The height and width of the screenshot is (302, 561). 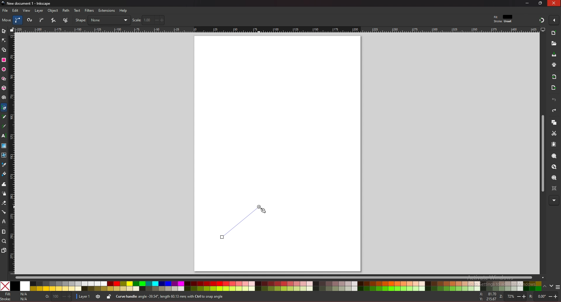 What do you see at coordinates (4, 241) in the screenshot?
I see `zoom` at bounding box center [4, 241].